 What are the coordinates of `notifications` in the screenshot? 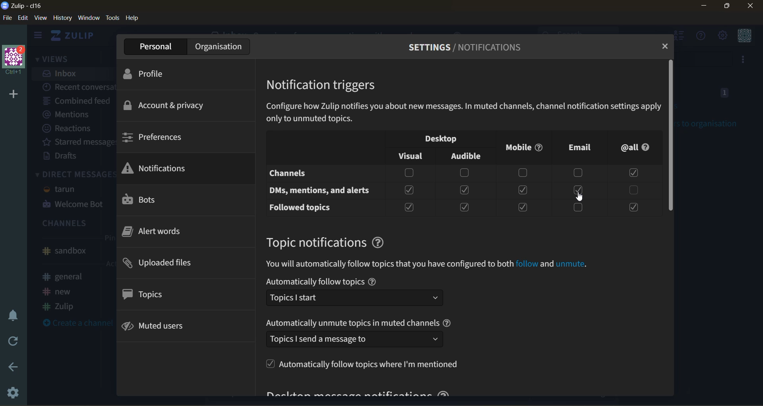 It's located at (157, 169).